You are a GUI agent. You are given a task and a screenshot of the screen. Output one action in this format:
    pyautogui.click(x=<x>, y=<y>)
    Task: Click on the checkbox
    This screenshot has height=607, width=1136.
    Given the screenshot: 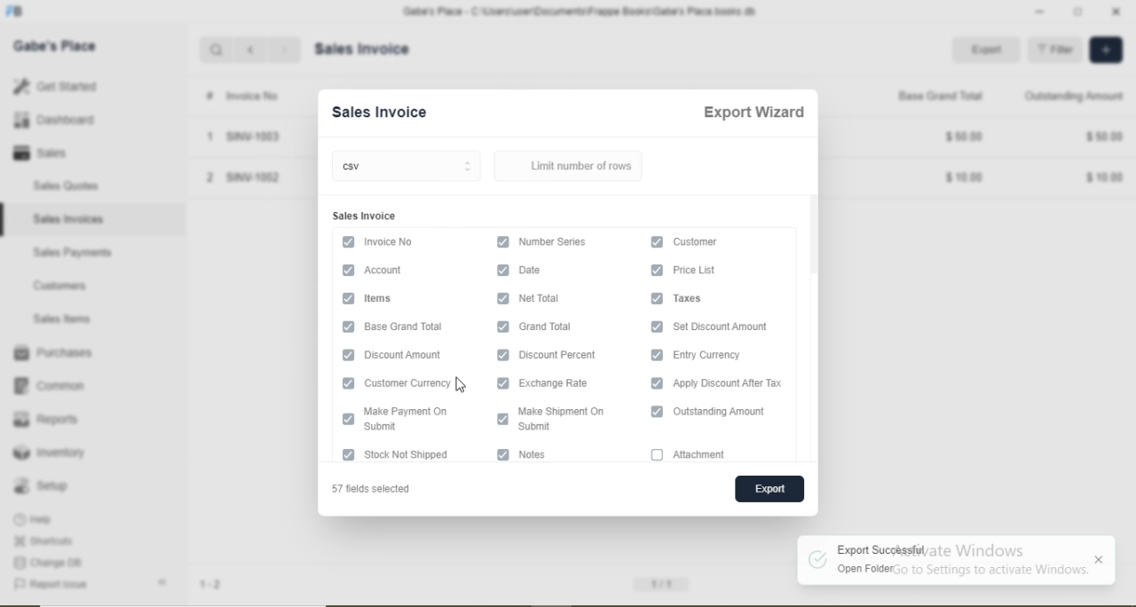 What is the action you would take?
    pyautogui.click(x=346, y=455)
    